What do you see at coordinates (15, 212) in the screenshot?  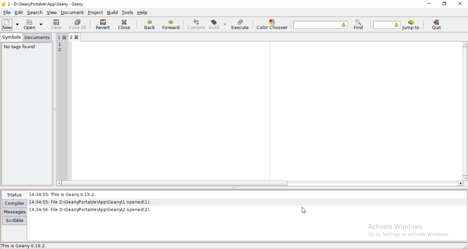 I see `messages` at bounding box center [15, 212].